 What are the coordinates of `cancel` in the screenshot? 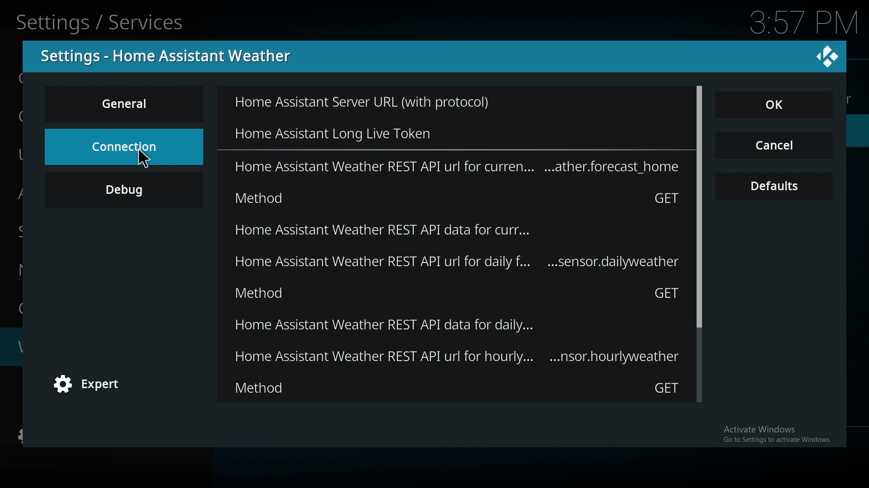 It's located at (774, 146).